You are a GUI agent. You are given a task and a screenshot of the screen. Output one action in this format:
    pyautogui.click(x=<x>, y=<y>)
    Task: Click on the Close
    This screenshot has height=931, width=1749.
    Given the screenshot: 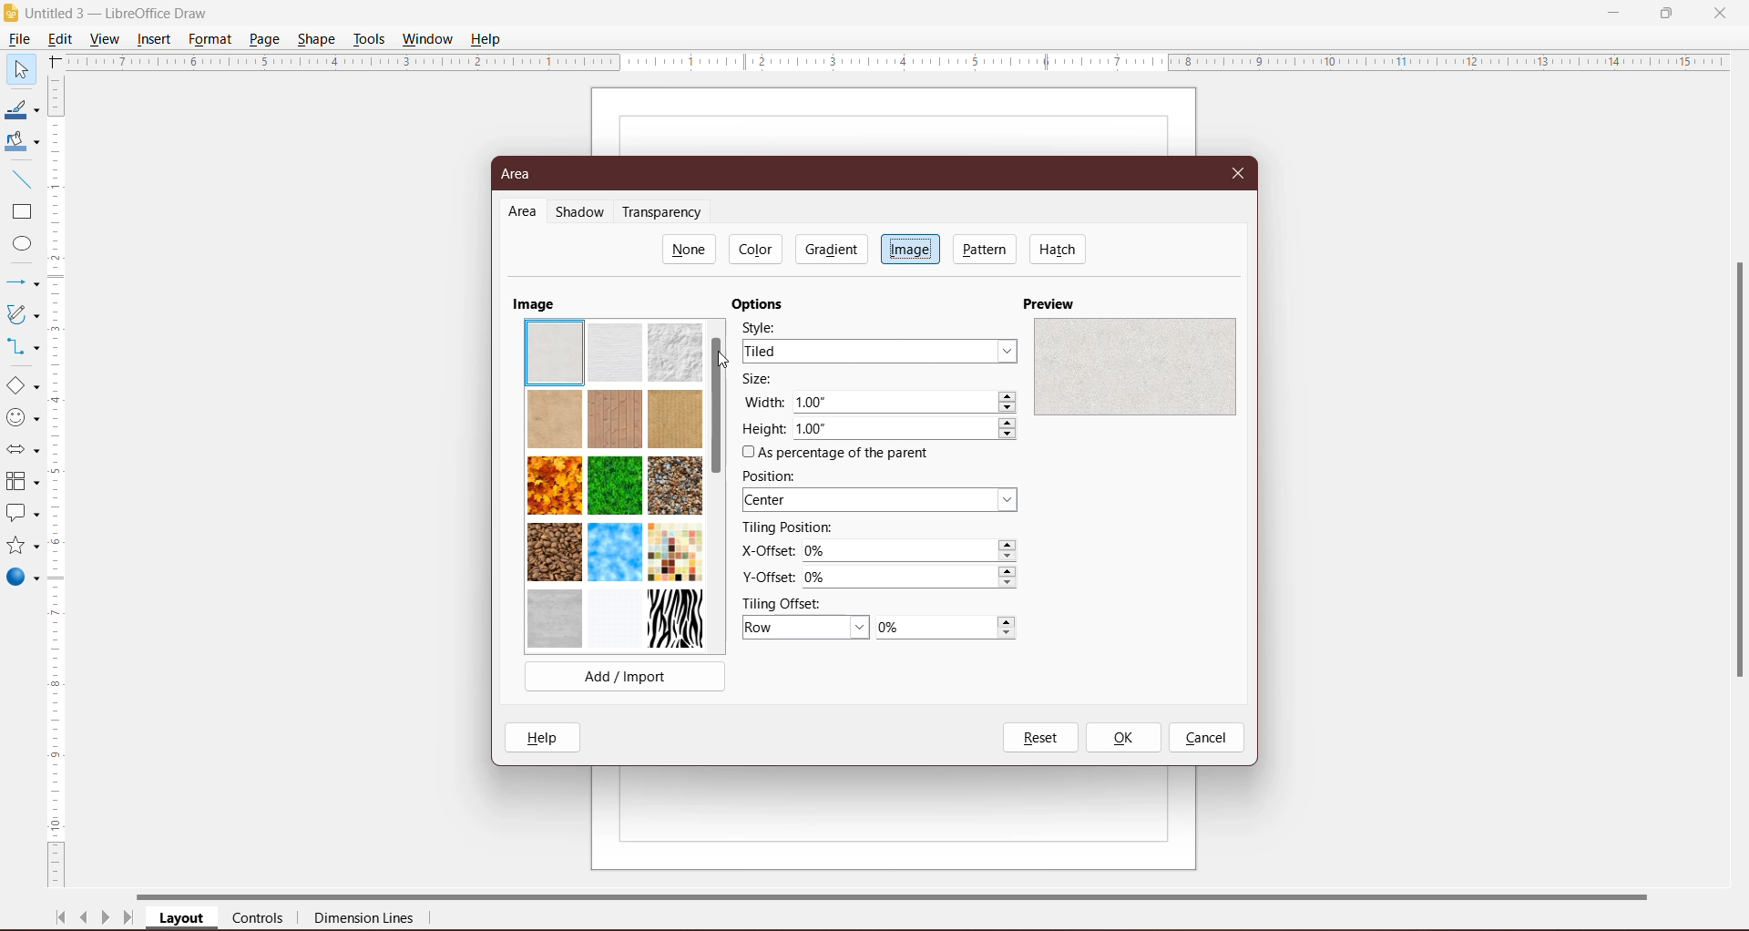 What is the action you would take?
    pyautogui.click(x=1239, y=171)
    